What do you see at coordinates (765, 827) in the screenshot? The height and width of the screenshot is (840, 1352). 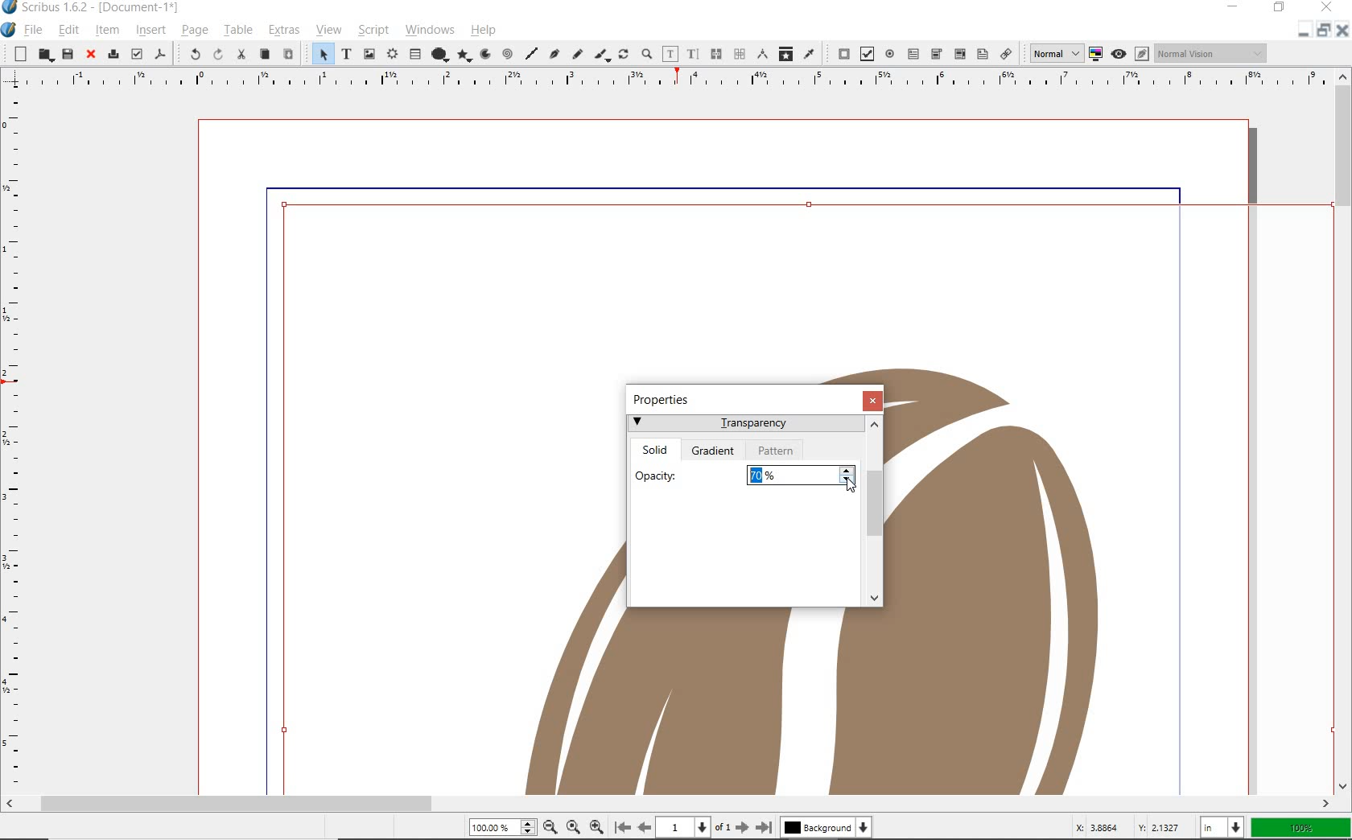 I see `Last Page` at bounding box center [765, 827].